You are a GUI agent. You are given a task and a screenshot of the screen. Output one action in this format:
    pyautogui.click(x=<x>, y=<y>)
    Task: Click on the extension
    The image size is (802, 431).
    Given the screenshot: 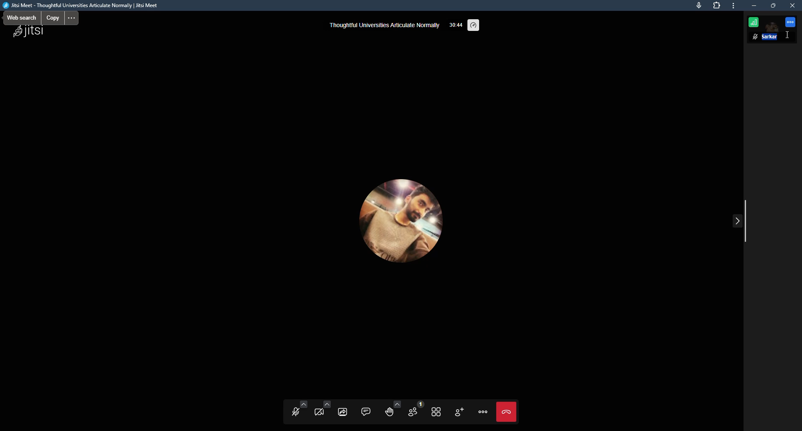 What is the action you would take?
    pyautogui.click(x=717, y=5)
    